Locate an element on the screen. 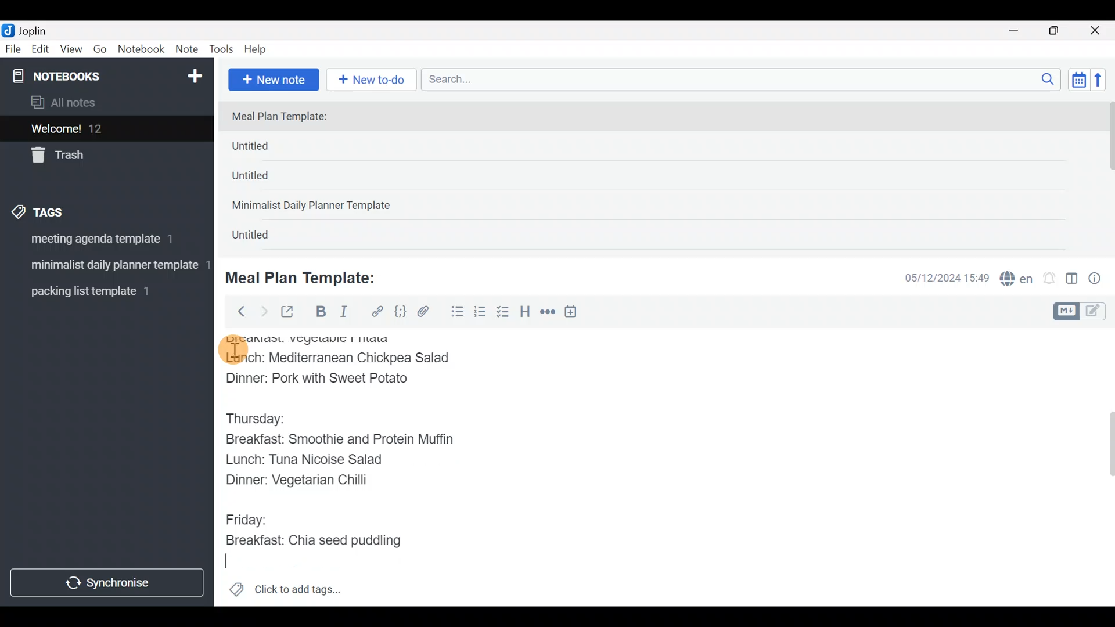  Checkbox is located at coordinates (504, 313).